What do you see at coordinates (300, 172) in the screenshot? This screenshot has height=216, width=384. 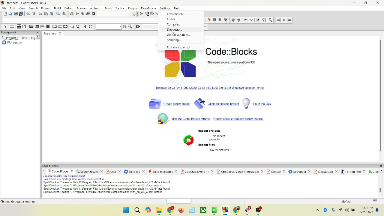 I see `debugger` at bounding box center [300, 172].